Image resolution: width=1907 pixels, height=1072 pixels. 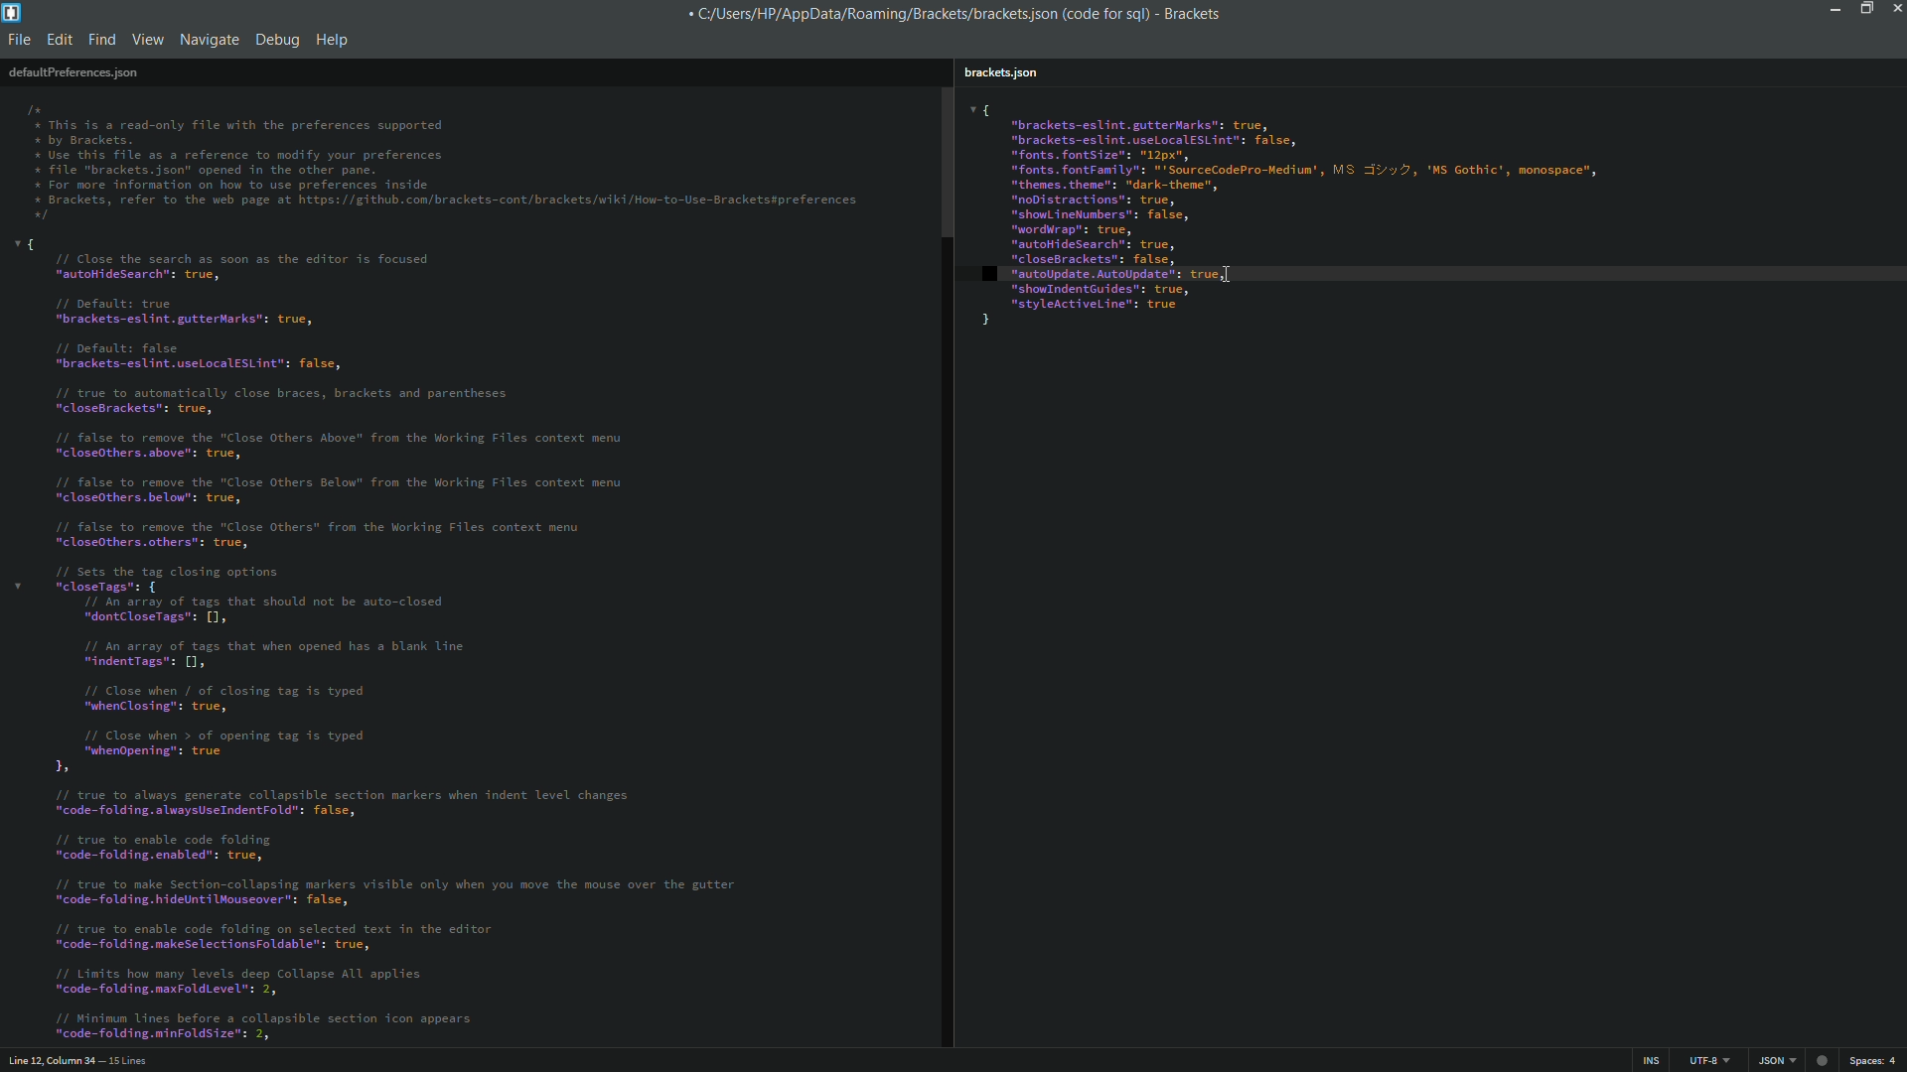 What do you see at coordinates (445, 159) in the screenshot?
I see `Ix

* This is a read-only file with the preferences supported

* by Brackets.

* Use this file as a reference to modify your preferences

* file "brackets.json" opened in the other pane.

* For more information on how to use preferences inside

* Brackets, refer to the web page at https: //github.con/brackets-cont/brackets/wiki/How-to-Use-Bracketsspreferences
*/` at bounding box center [445, 159].